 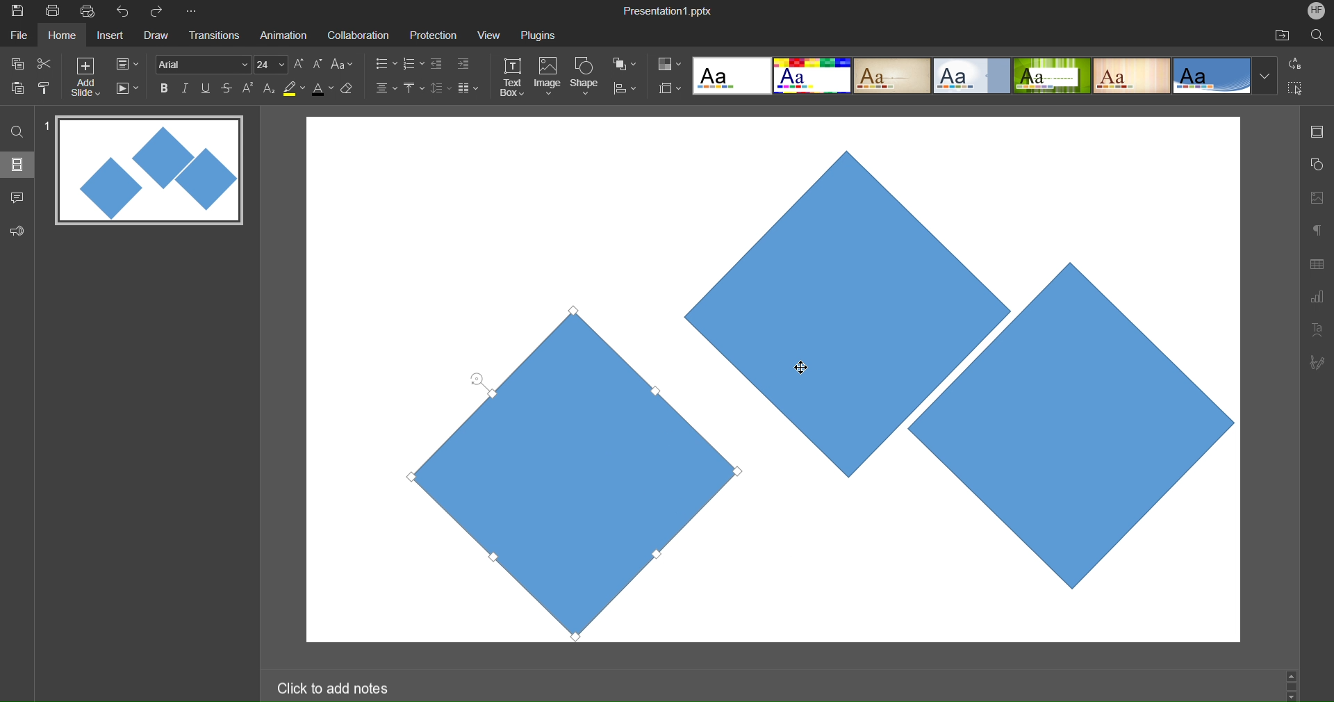 I want to click on Shape 1 (selected), so click(x=558, y=471).